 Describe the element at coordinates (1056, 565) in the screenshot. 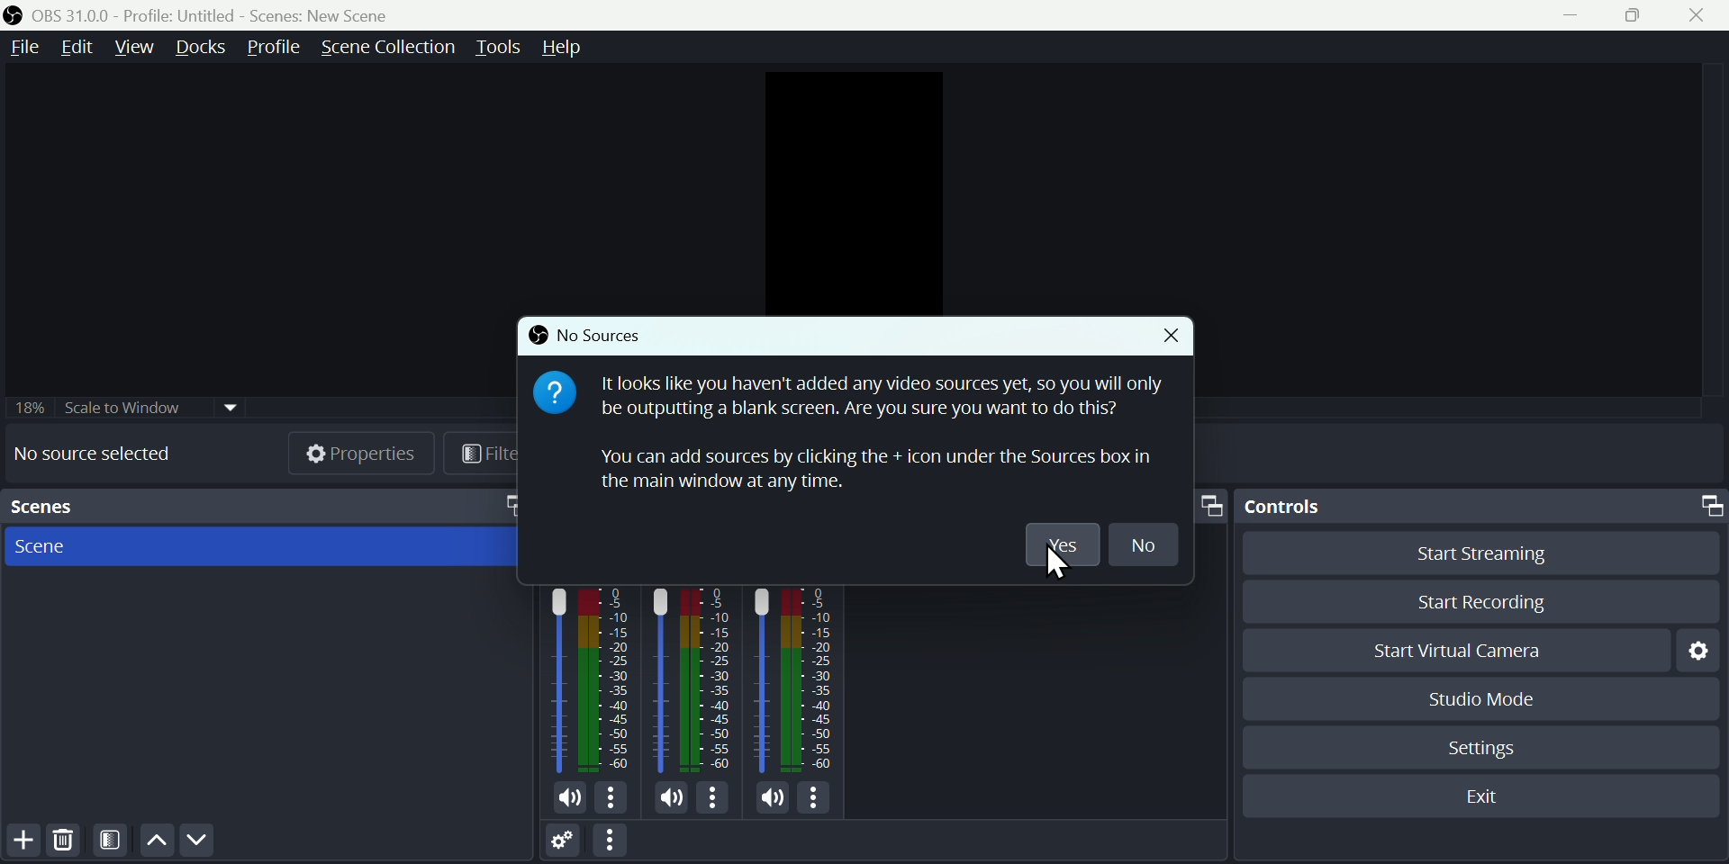

I see `cursor` at that location.